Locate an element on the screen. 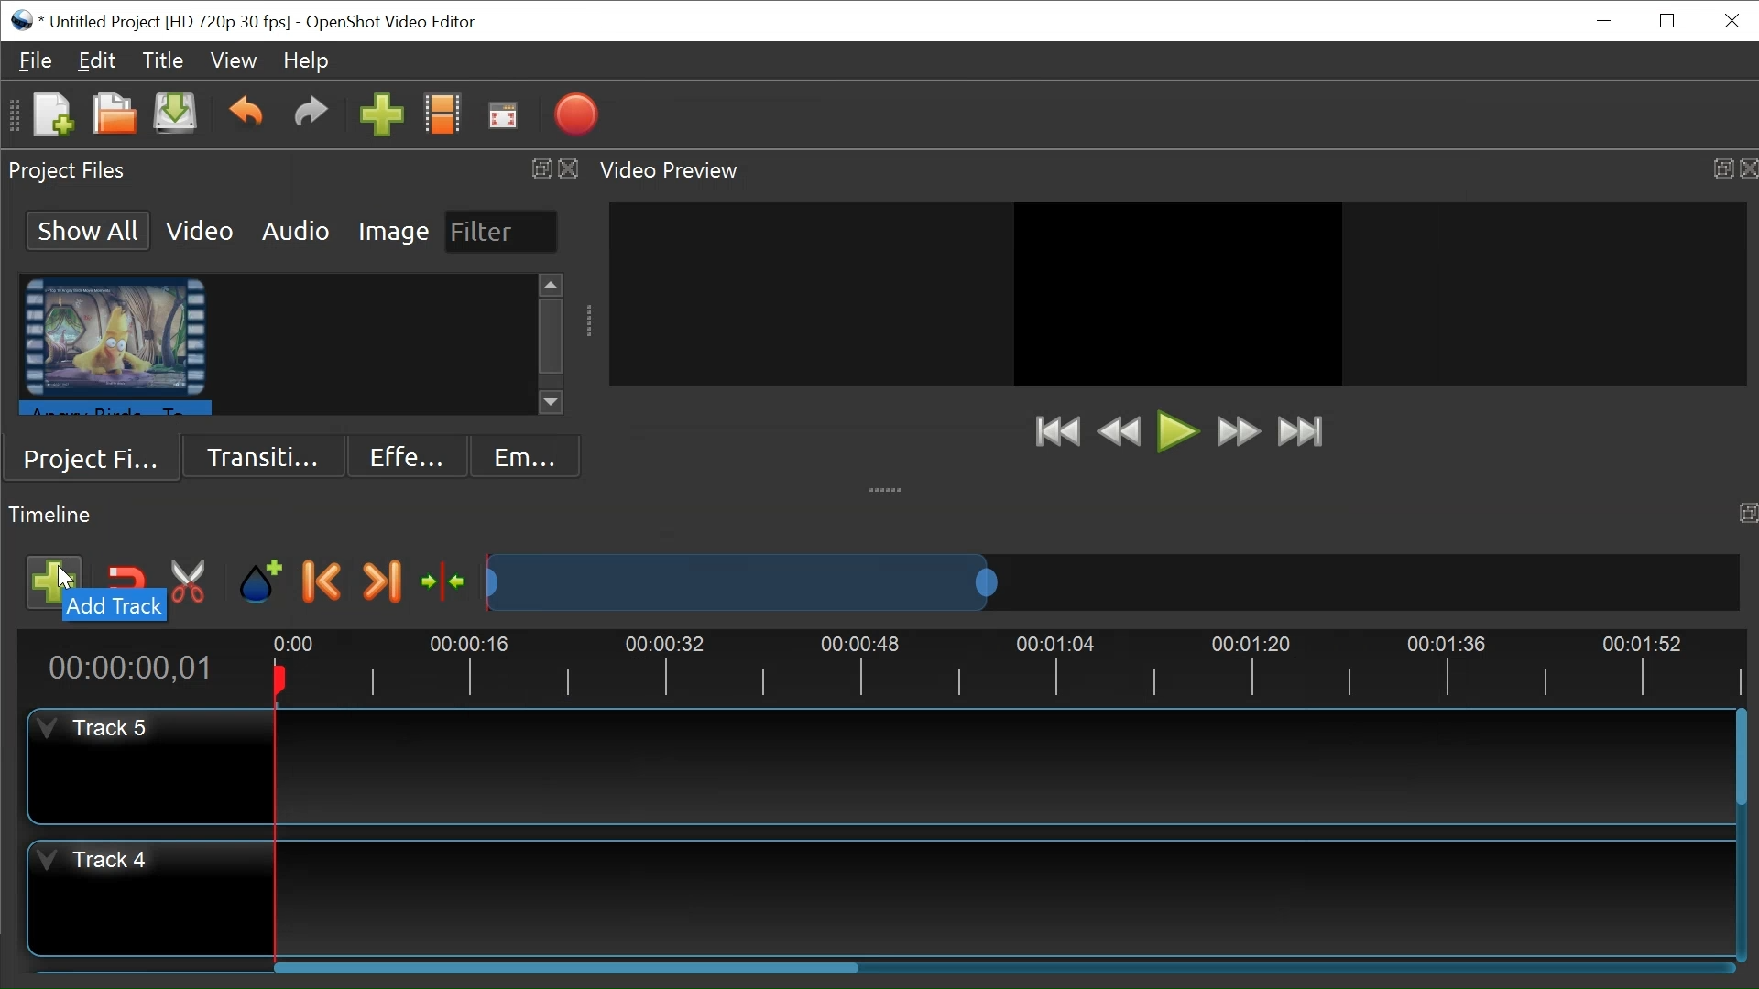 The image size is (1759, 989). Open File is located at coordinates (113, 115).